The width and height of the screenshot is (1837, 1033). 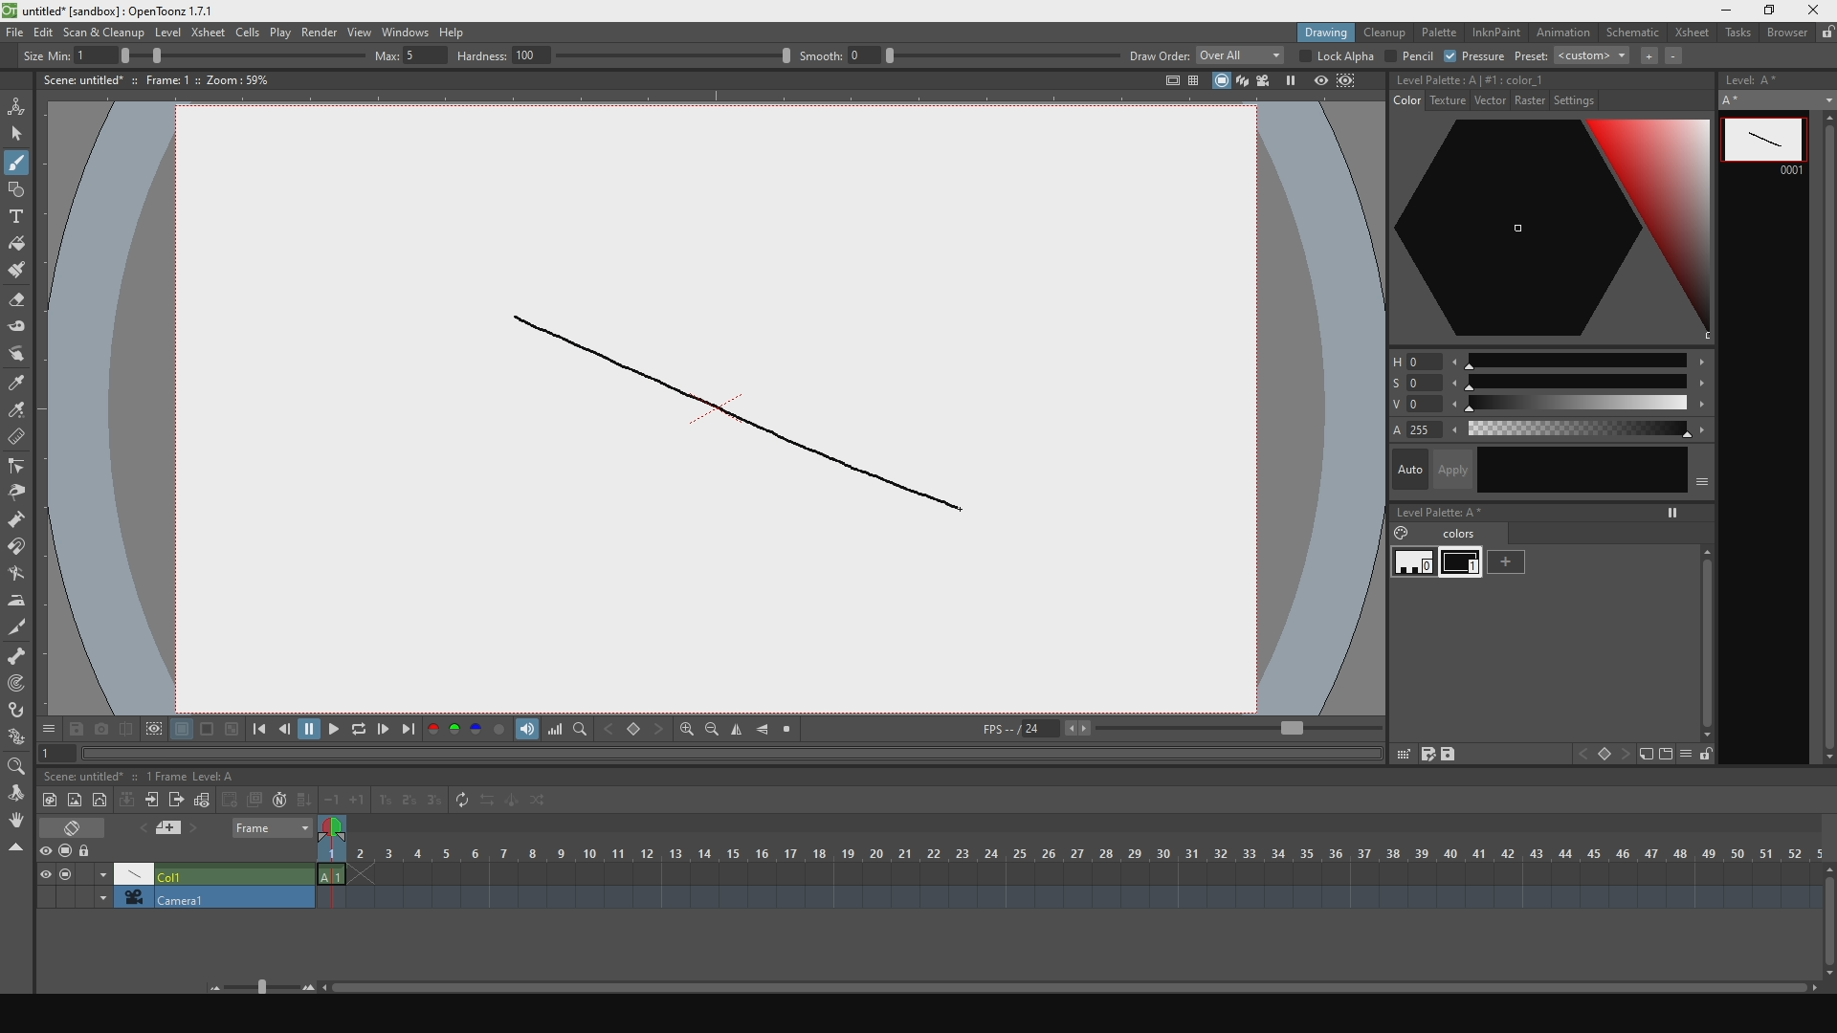 What do you see at coordinates (18, 134) in the screenshot?
I see `select` at bounding box center [18, 134].